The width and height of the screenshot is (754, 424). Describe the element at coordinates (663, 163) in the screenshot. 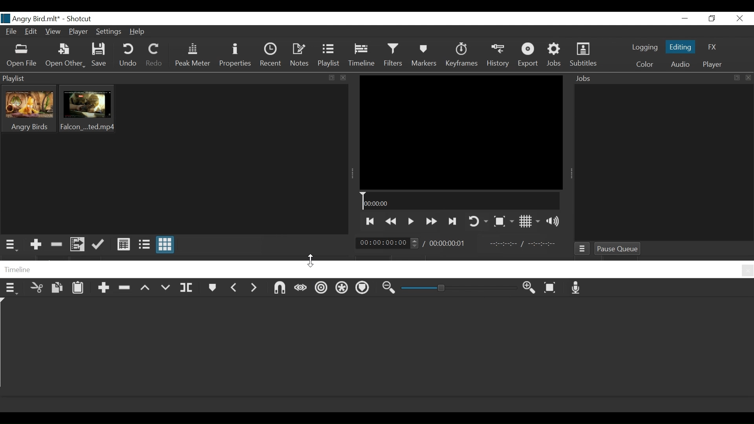

I see `Jobs Panel` at that location.